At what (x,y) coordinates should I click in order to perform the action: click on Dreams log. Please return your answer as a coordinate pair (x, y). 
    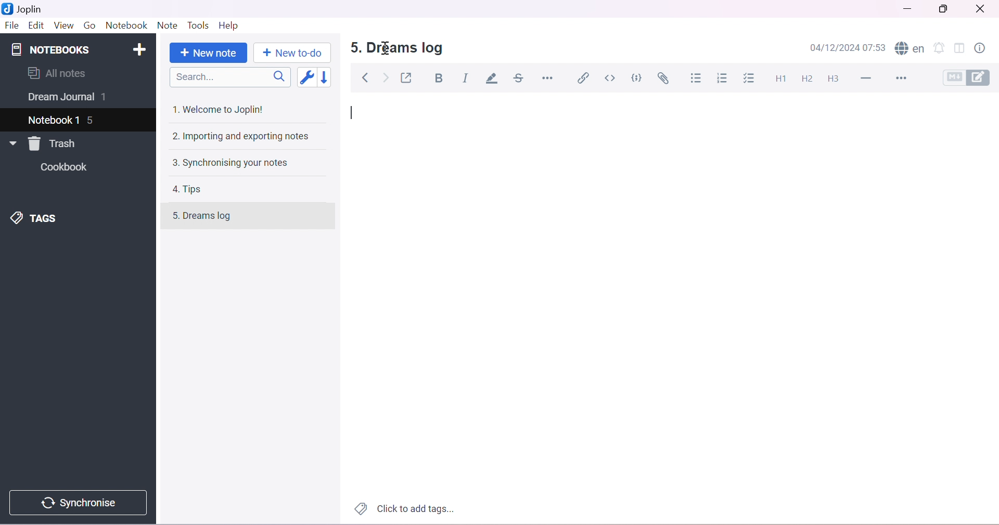
    Looking at the image, I should click on (407, 48).